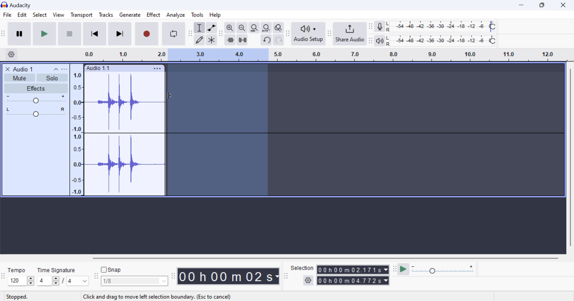 The image size is (574, 301). What do you see at coordinates (106, 16) in the screenshot?
I see `Tracks` at bounding box center [106, 16].